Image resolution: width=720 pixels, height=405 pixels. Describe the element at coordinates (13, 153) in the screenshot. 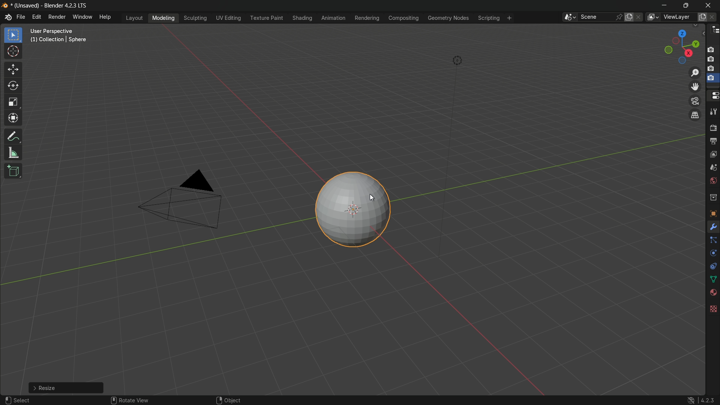

I see `measure` at that location.